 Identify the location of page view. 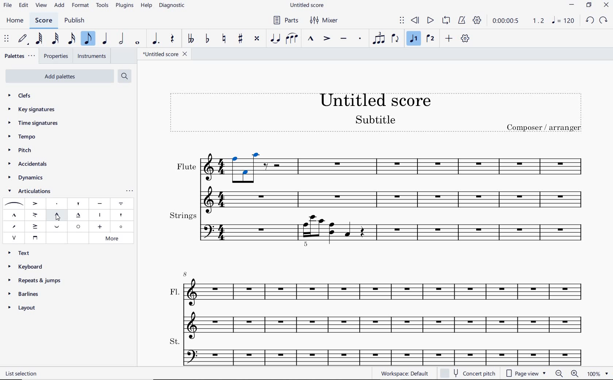
(525, 373).